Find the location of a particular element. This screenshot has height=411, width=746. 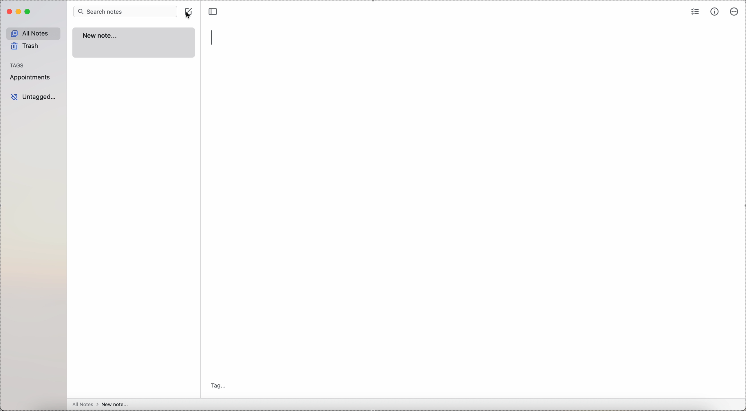

new note is located at coordinates (134, 43).